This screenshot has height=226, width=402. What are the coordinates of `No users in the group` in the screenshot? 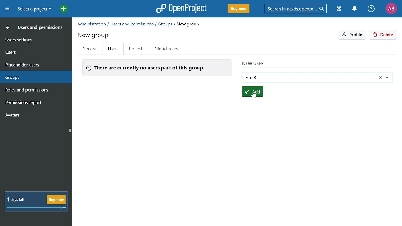 It's located at (157, 67).